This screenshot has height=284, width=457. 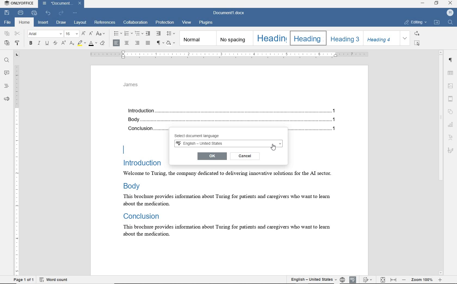 I want to click on normal, so click(x=197, y=38).